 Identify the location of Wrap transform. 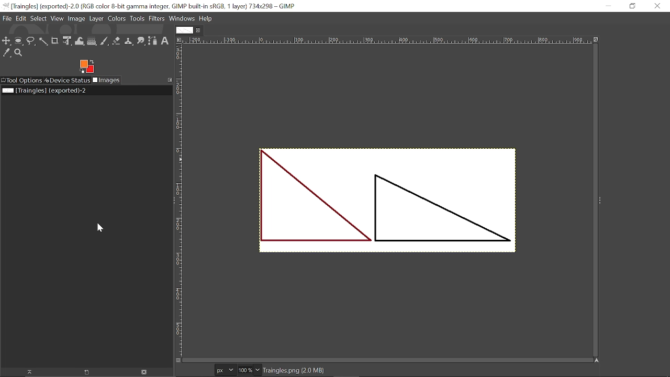
(80, 41).